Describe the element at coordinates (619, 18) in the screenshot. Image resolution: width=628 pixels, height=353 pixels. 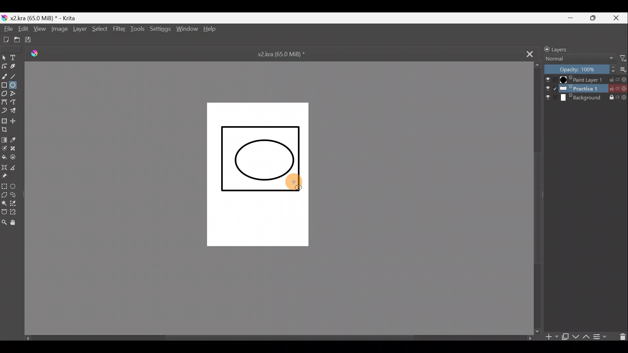
I see `Close` at that location.